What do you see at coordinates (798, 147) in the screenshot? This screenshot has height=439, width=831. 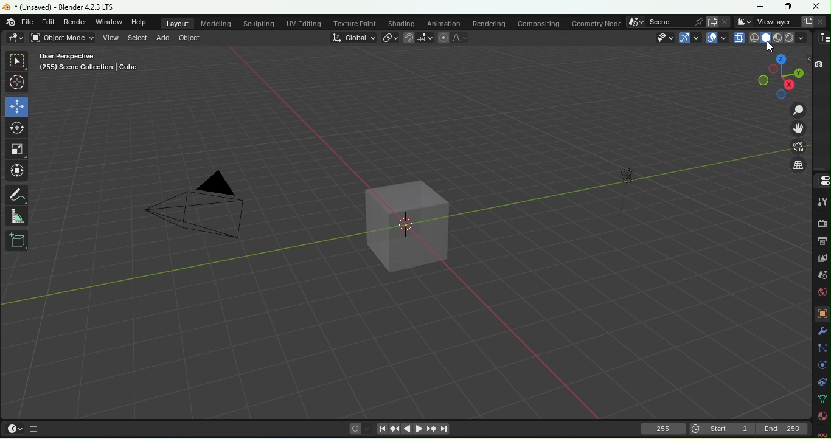 I see `Toggle the camera view` at bounding box center [798, 147].